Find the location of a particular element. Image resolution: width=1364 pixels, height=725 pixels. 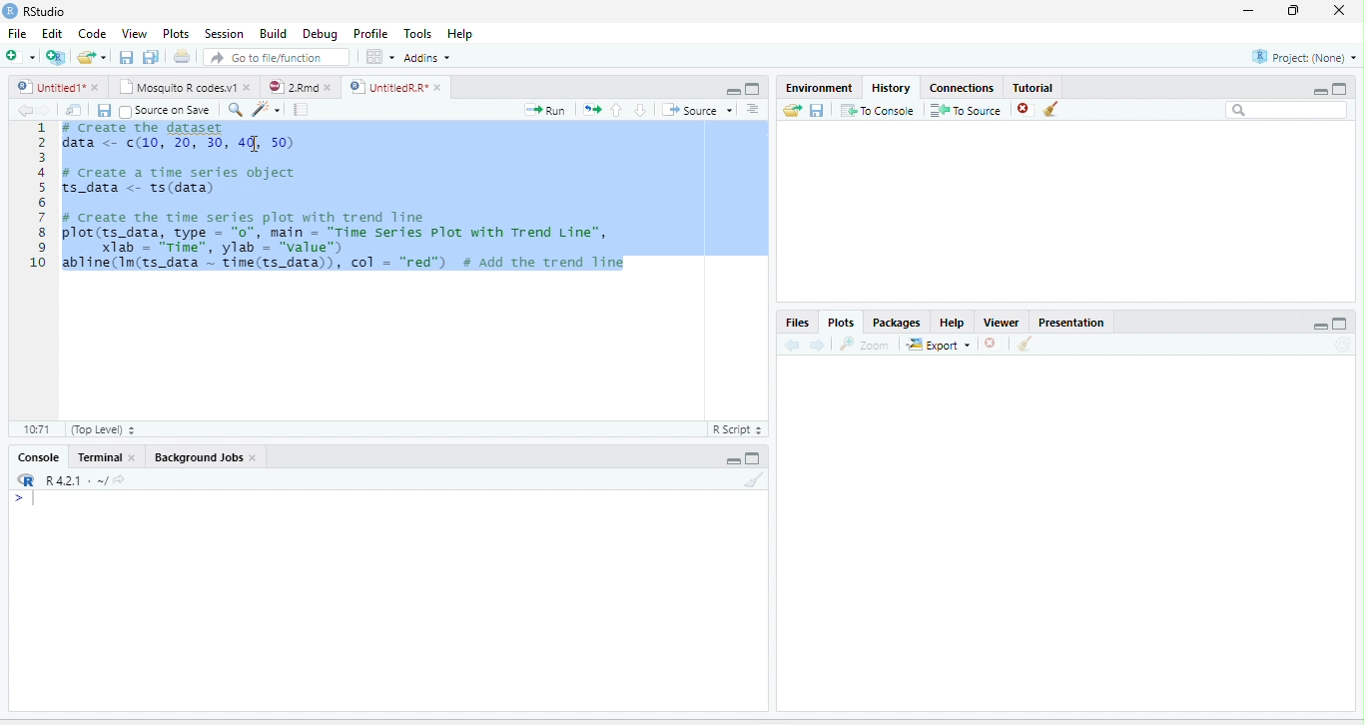

Remove the selected history entries is located at coordinates (1024, 109).